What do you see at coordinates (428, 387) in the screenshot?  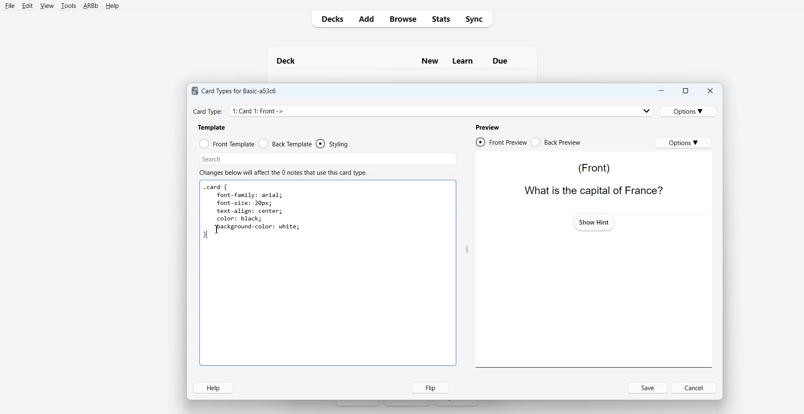 I see `Flip` at bounding box center [428, 387].